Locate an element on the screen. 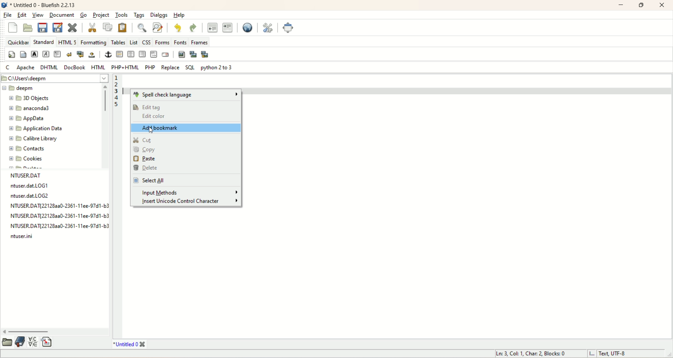  MULTI-THUMBNAIL is located at coordinates (206, 55).